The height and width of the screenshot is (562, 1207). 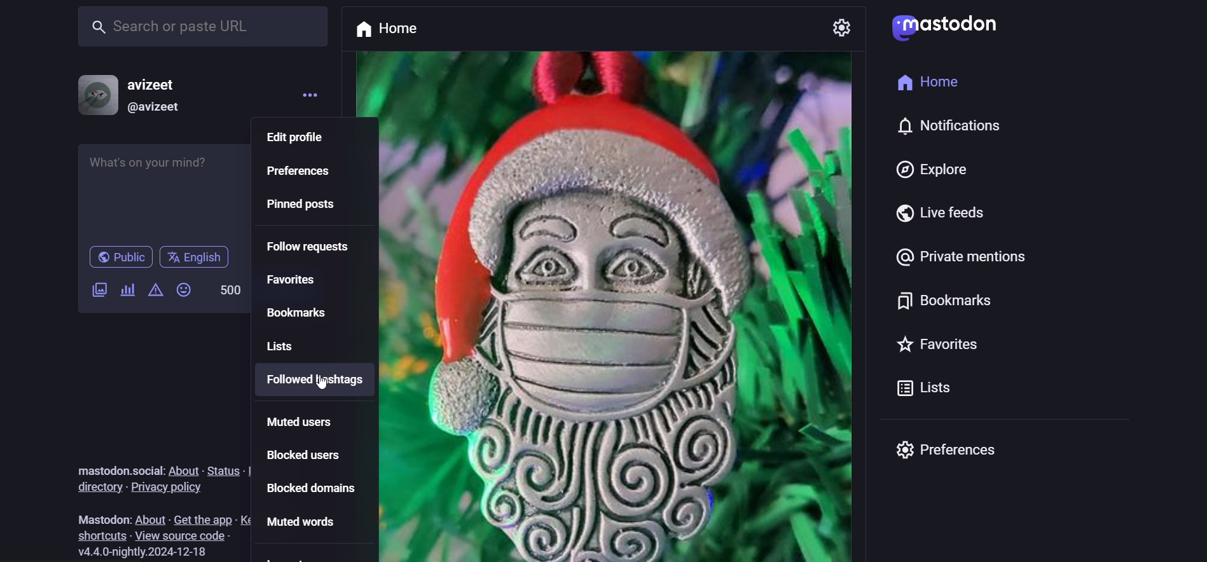 What do you see at coordinates (941, 304) in the screenshot?
I see `bookmarks` at bounding box center [941, 304].